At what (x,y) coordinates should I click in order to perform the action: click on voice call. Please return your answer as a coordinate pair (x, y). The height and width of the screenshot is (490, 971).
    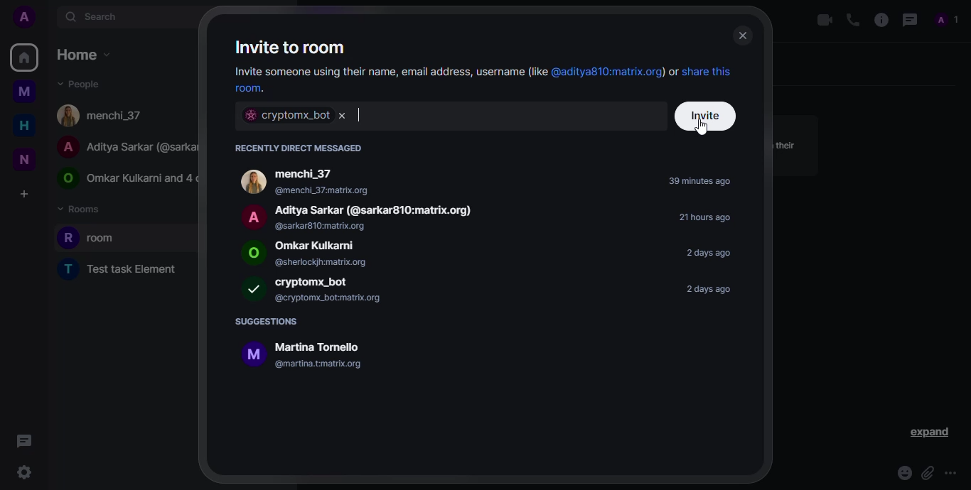
    Looking at the image, I should click on (852, 20).